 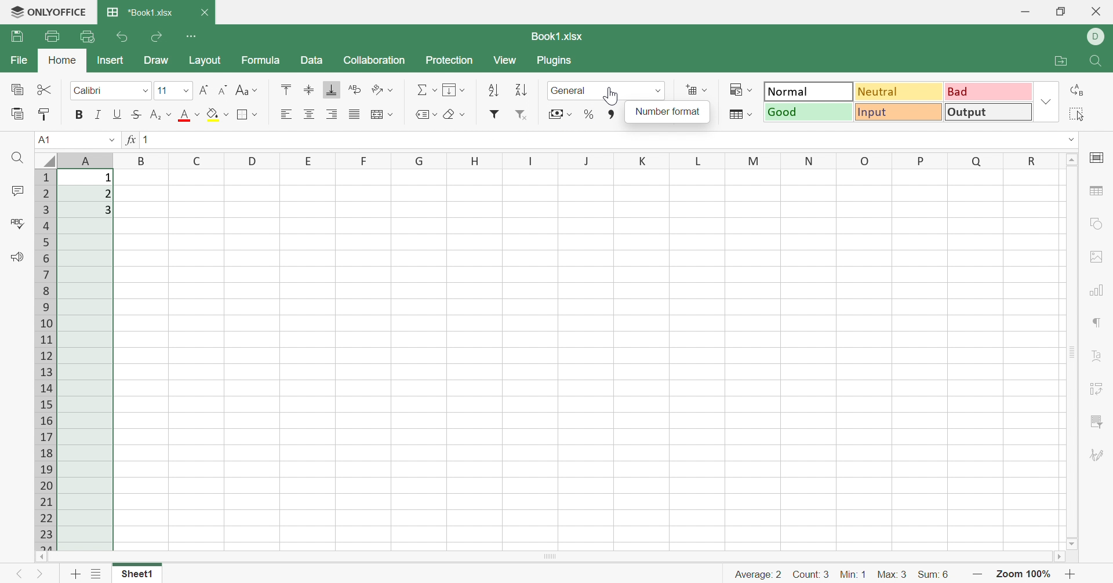 What do you see at coordinates (357, 89) in the screenshot?
I see `Wrap text` at bounding box center [357, 89].